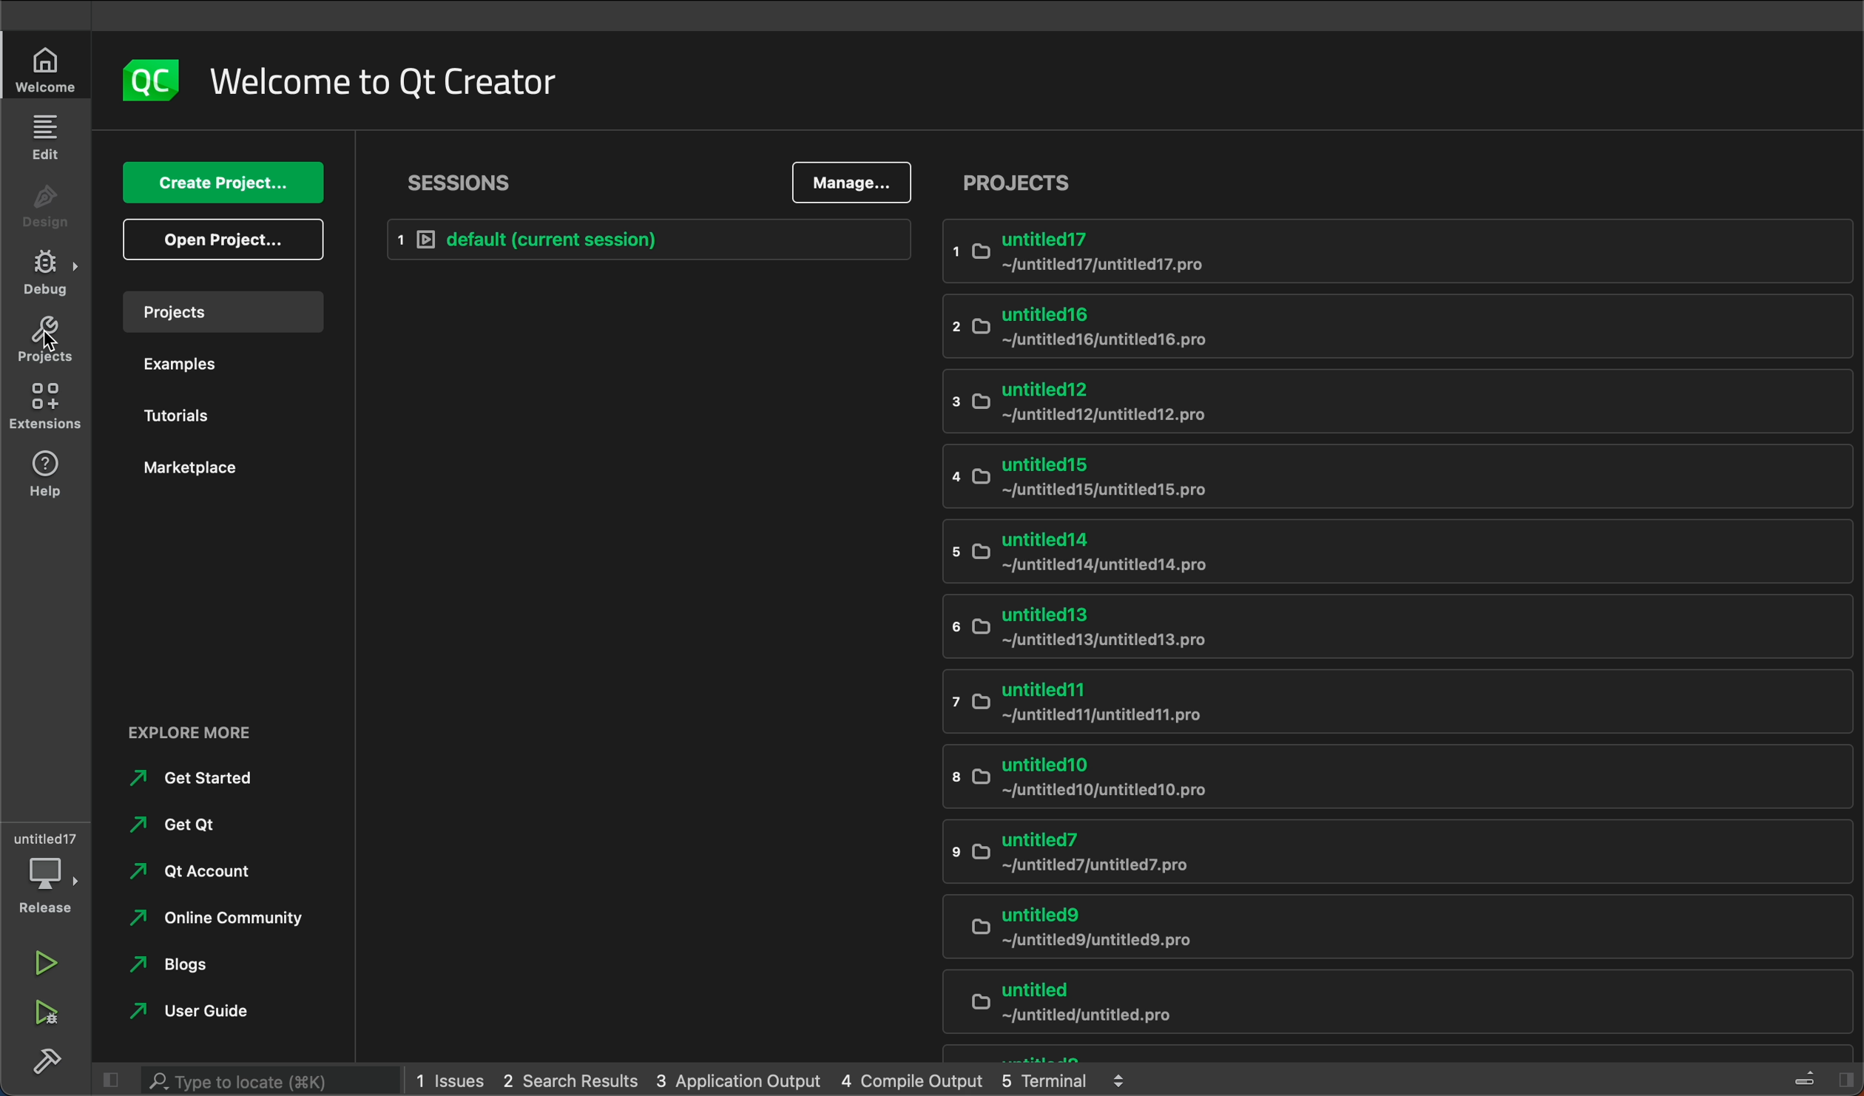 This screenshot has width=1864, height=1096. Describe the element at coordinates (223, 183) in the screenshot. I see `create project` at that location.